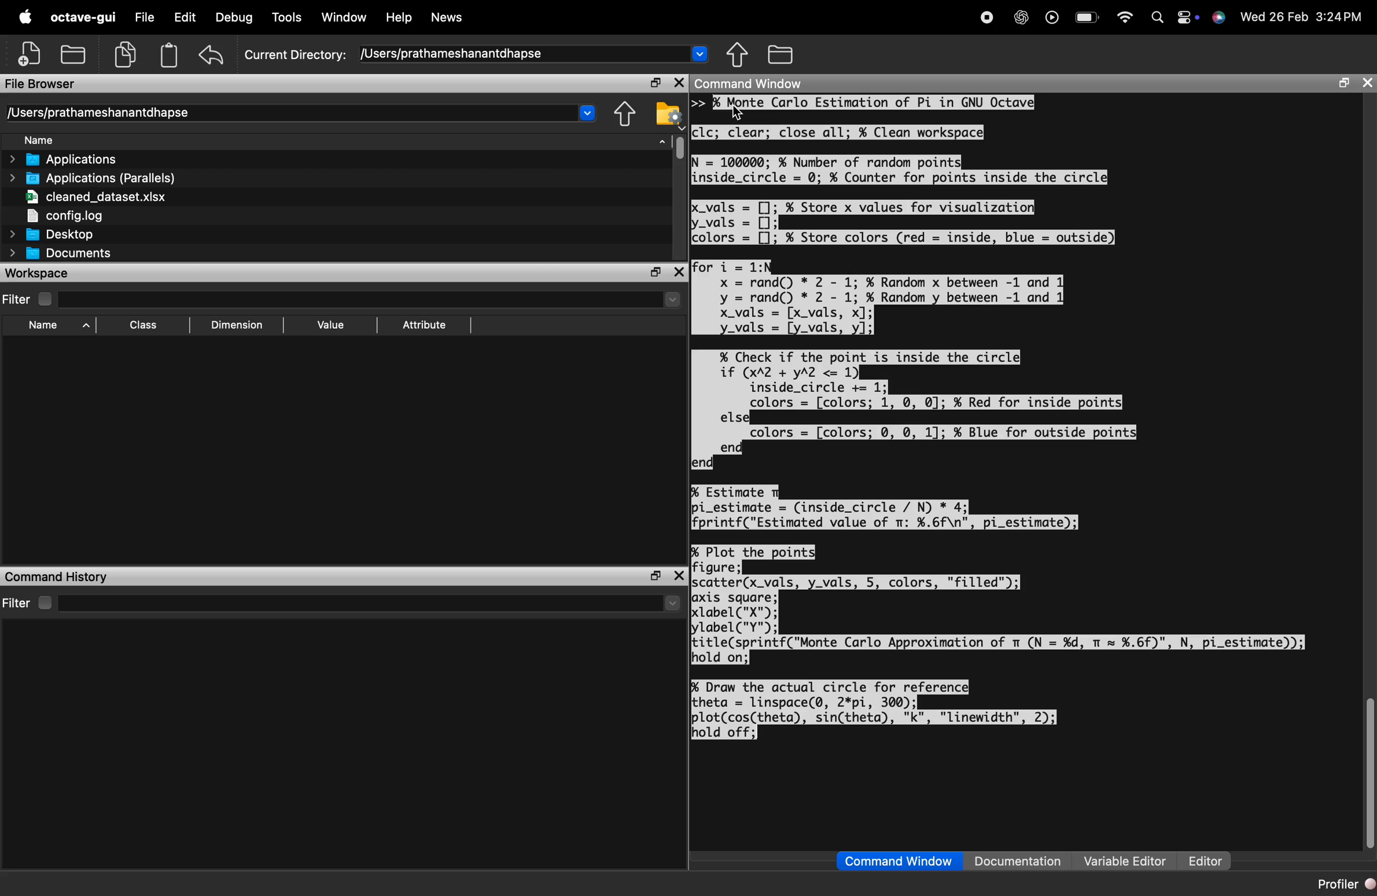 This screenshot has height=896, width=1377. What do you see at coordinates (1201, 861) in the screenshot?
I see `Editor` at bounding box center [1201, 861].